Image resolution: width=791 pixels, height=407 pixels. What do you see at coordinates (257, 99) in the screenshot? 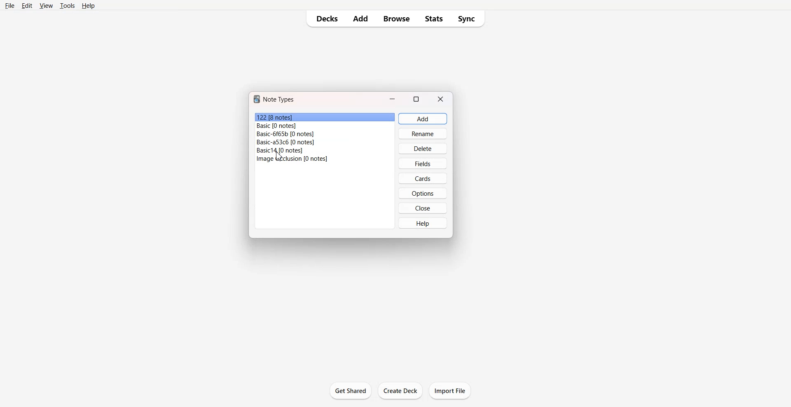
I see `Software logo` at bounding box center [257, 99].